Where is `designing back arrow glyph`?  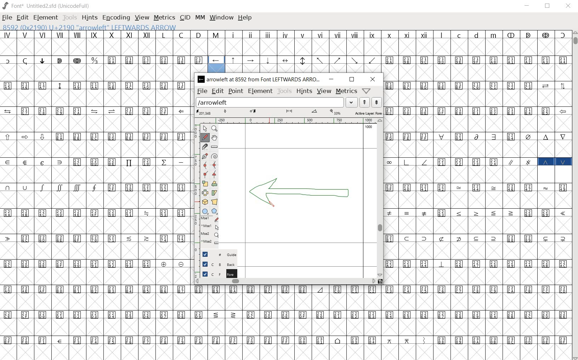 designing back arrow glyph is located at coordinates (300, 193).